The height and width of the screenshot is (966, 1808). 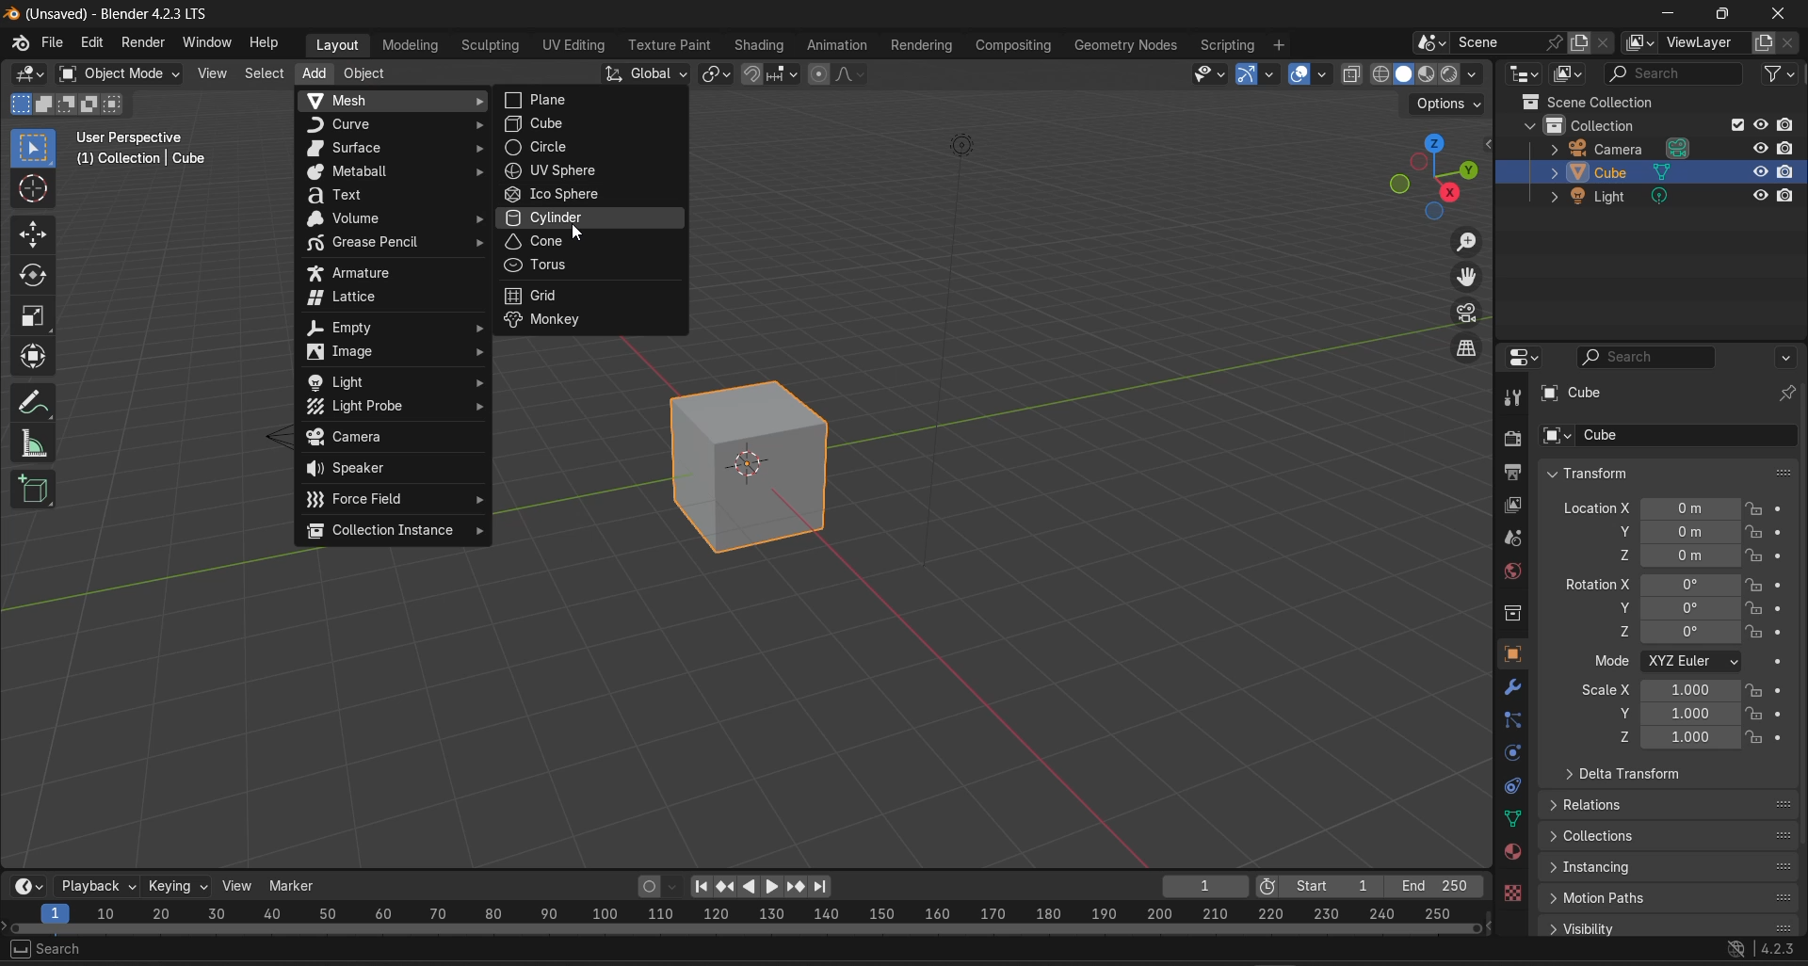 What do you see at coordinates (650, 887) in the screenshot?
I see `autokeying` at bounding box center [650, 887].